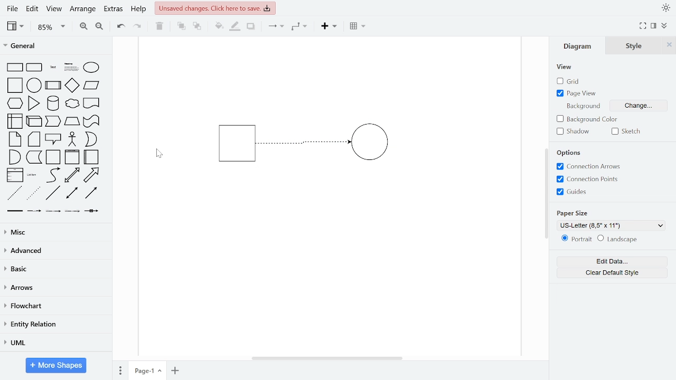  I want to click on internal storage, so click(16, 122).